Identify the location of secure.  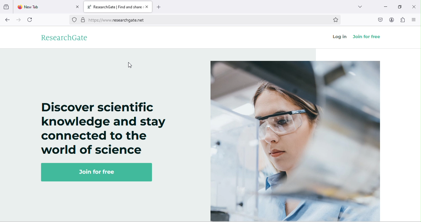
(83, 20).